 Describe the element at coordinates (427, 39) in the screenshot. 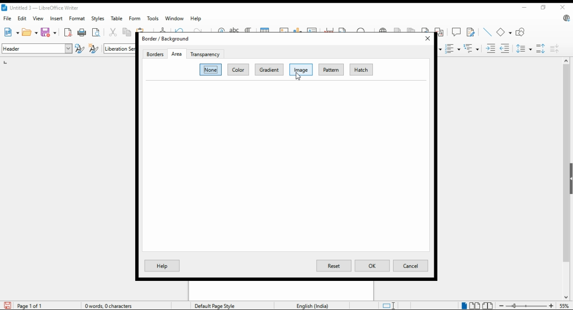

I see `close window` at that location.